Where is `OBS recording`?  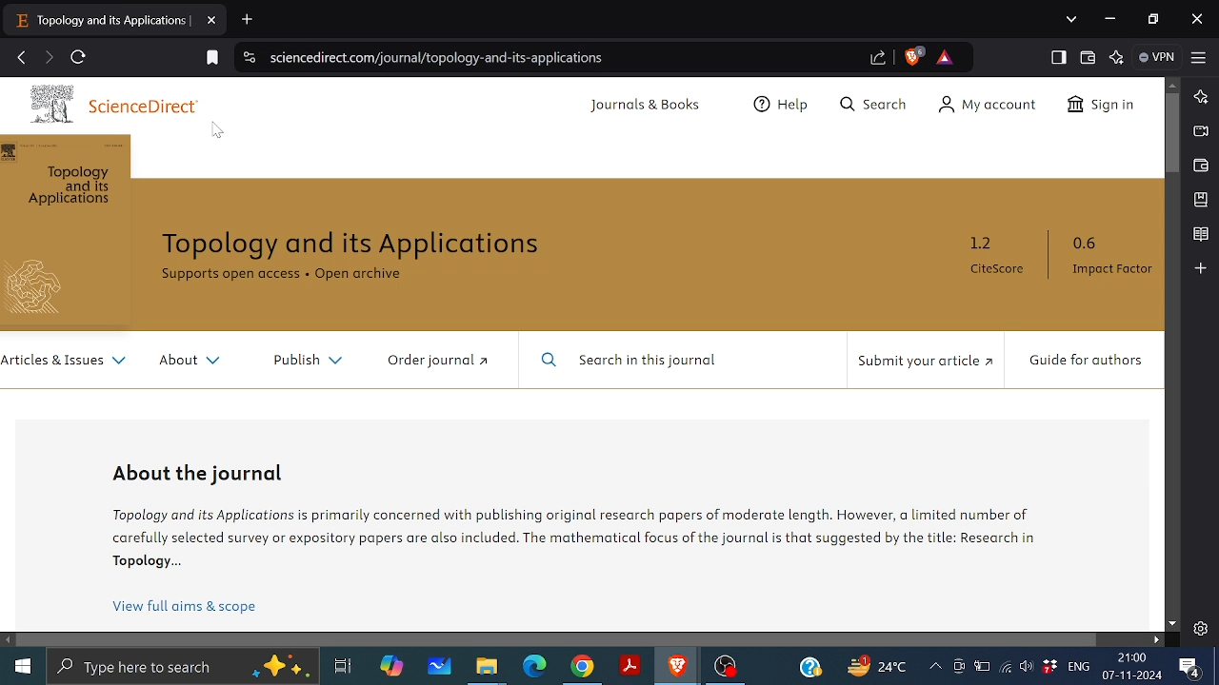 OBS recording is located at coordinates (726, 667).